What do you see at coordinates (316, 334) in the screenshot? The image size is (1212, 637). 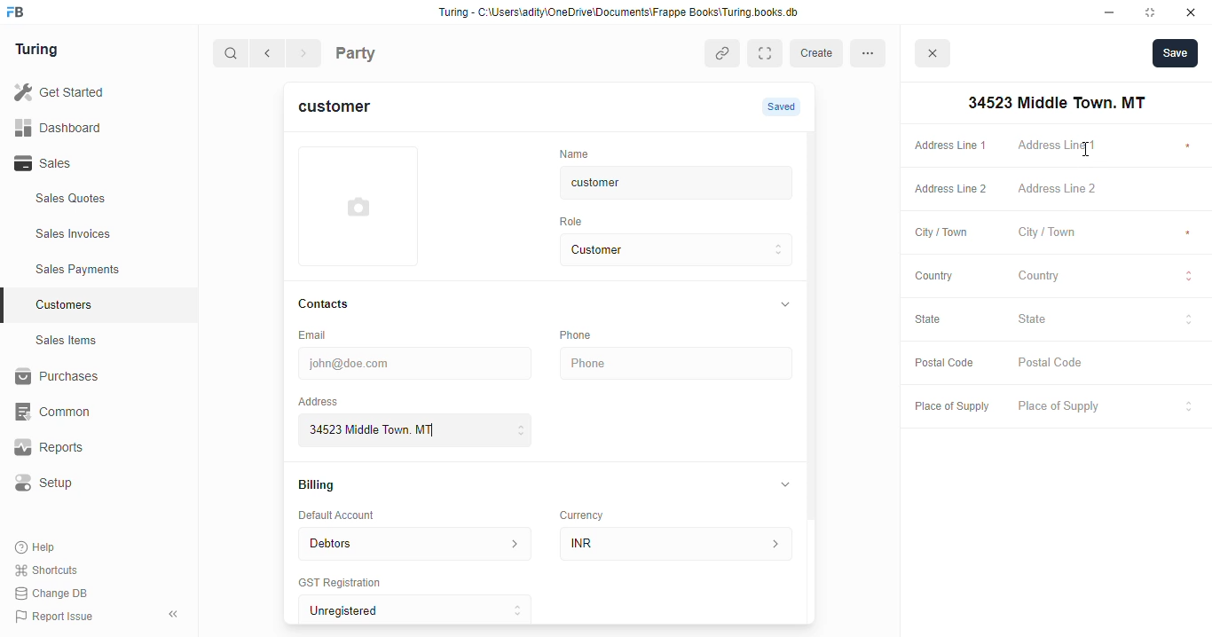 I see `Email` at bounding box center [316, 334].